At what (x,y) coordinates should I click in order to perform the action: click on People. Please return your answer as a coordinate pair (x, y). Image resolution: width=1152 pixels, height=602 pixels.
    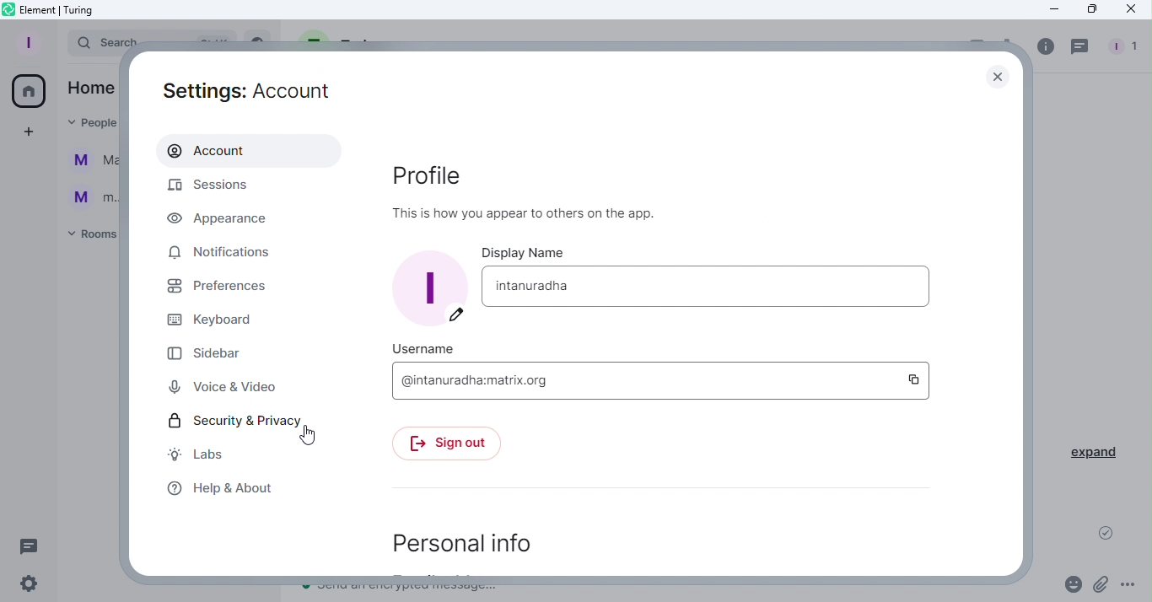
    Looking at the image, I should click on (1128, 44).